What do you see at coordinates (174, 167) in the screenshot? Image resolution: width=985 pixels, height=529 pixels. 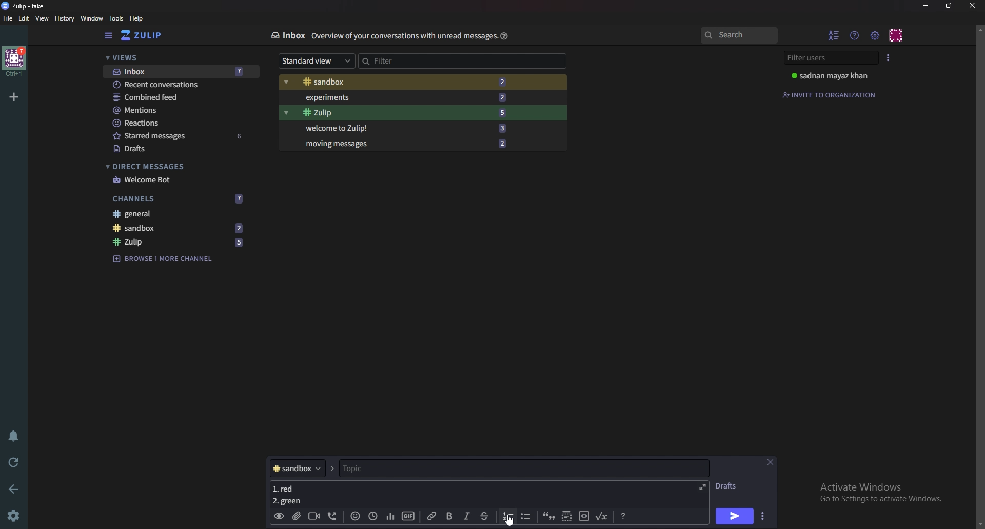 I see `Direct messages` at bounding box center [174, 167].